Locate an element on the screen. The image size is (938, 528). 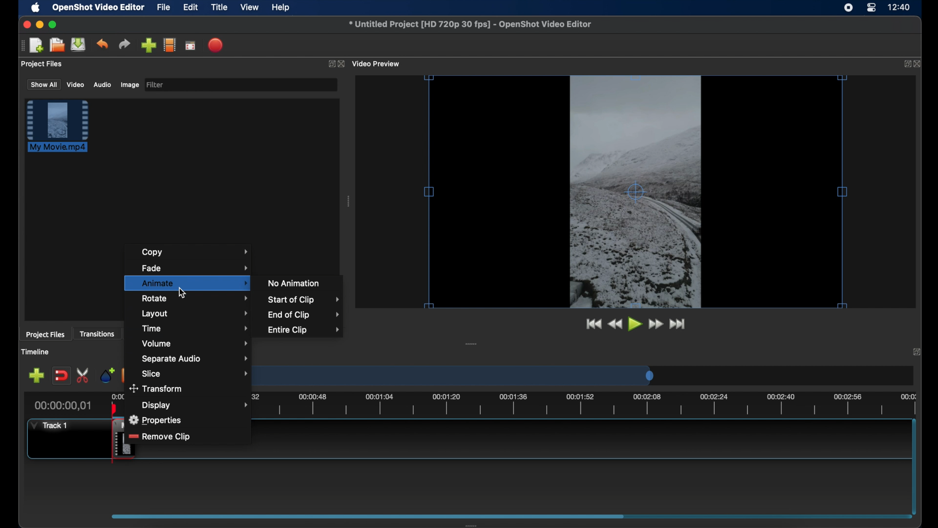
expand is located at coordinates (917, 352).